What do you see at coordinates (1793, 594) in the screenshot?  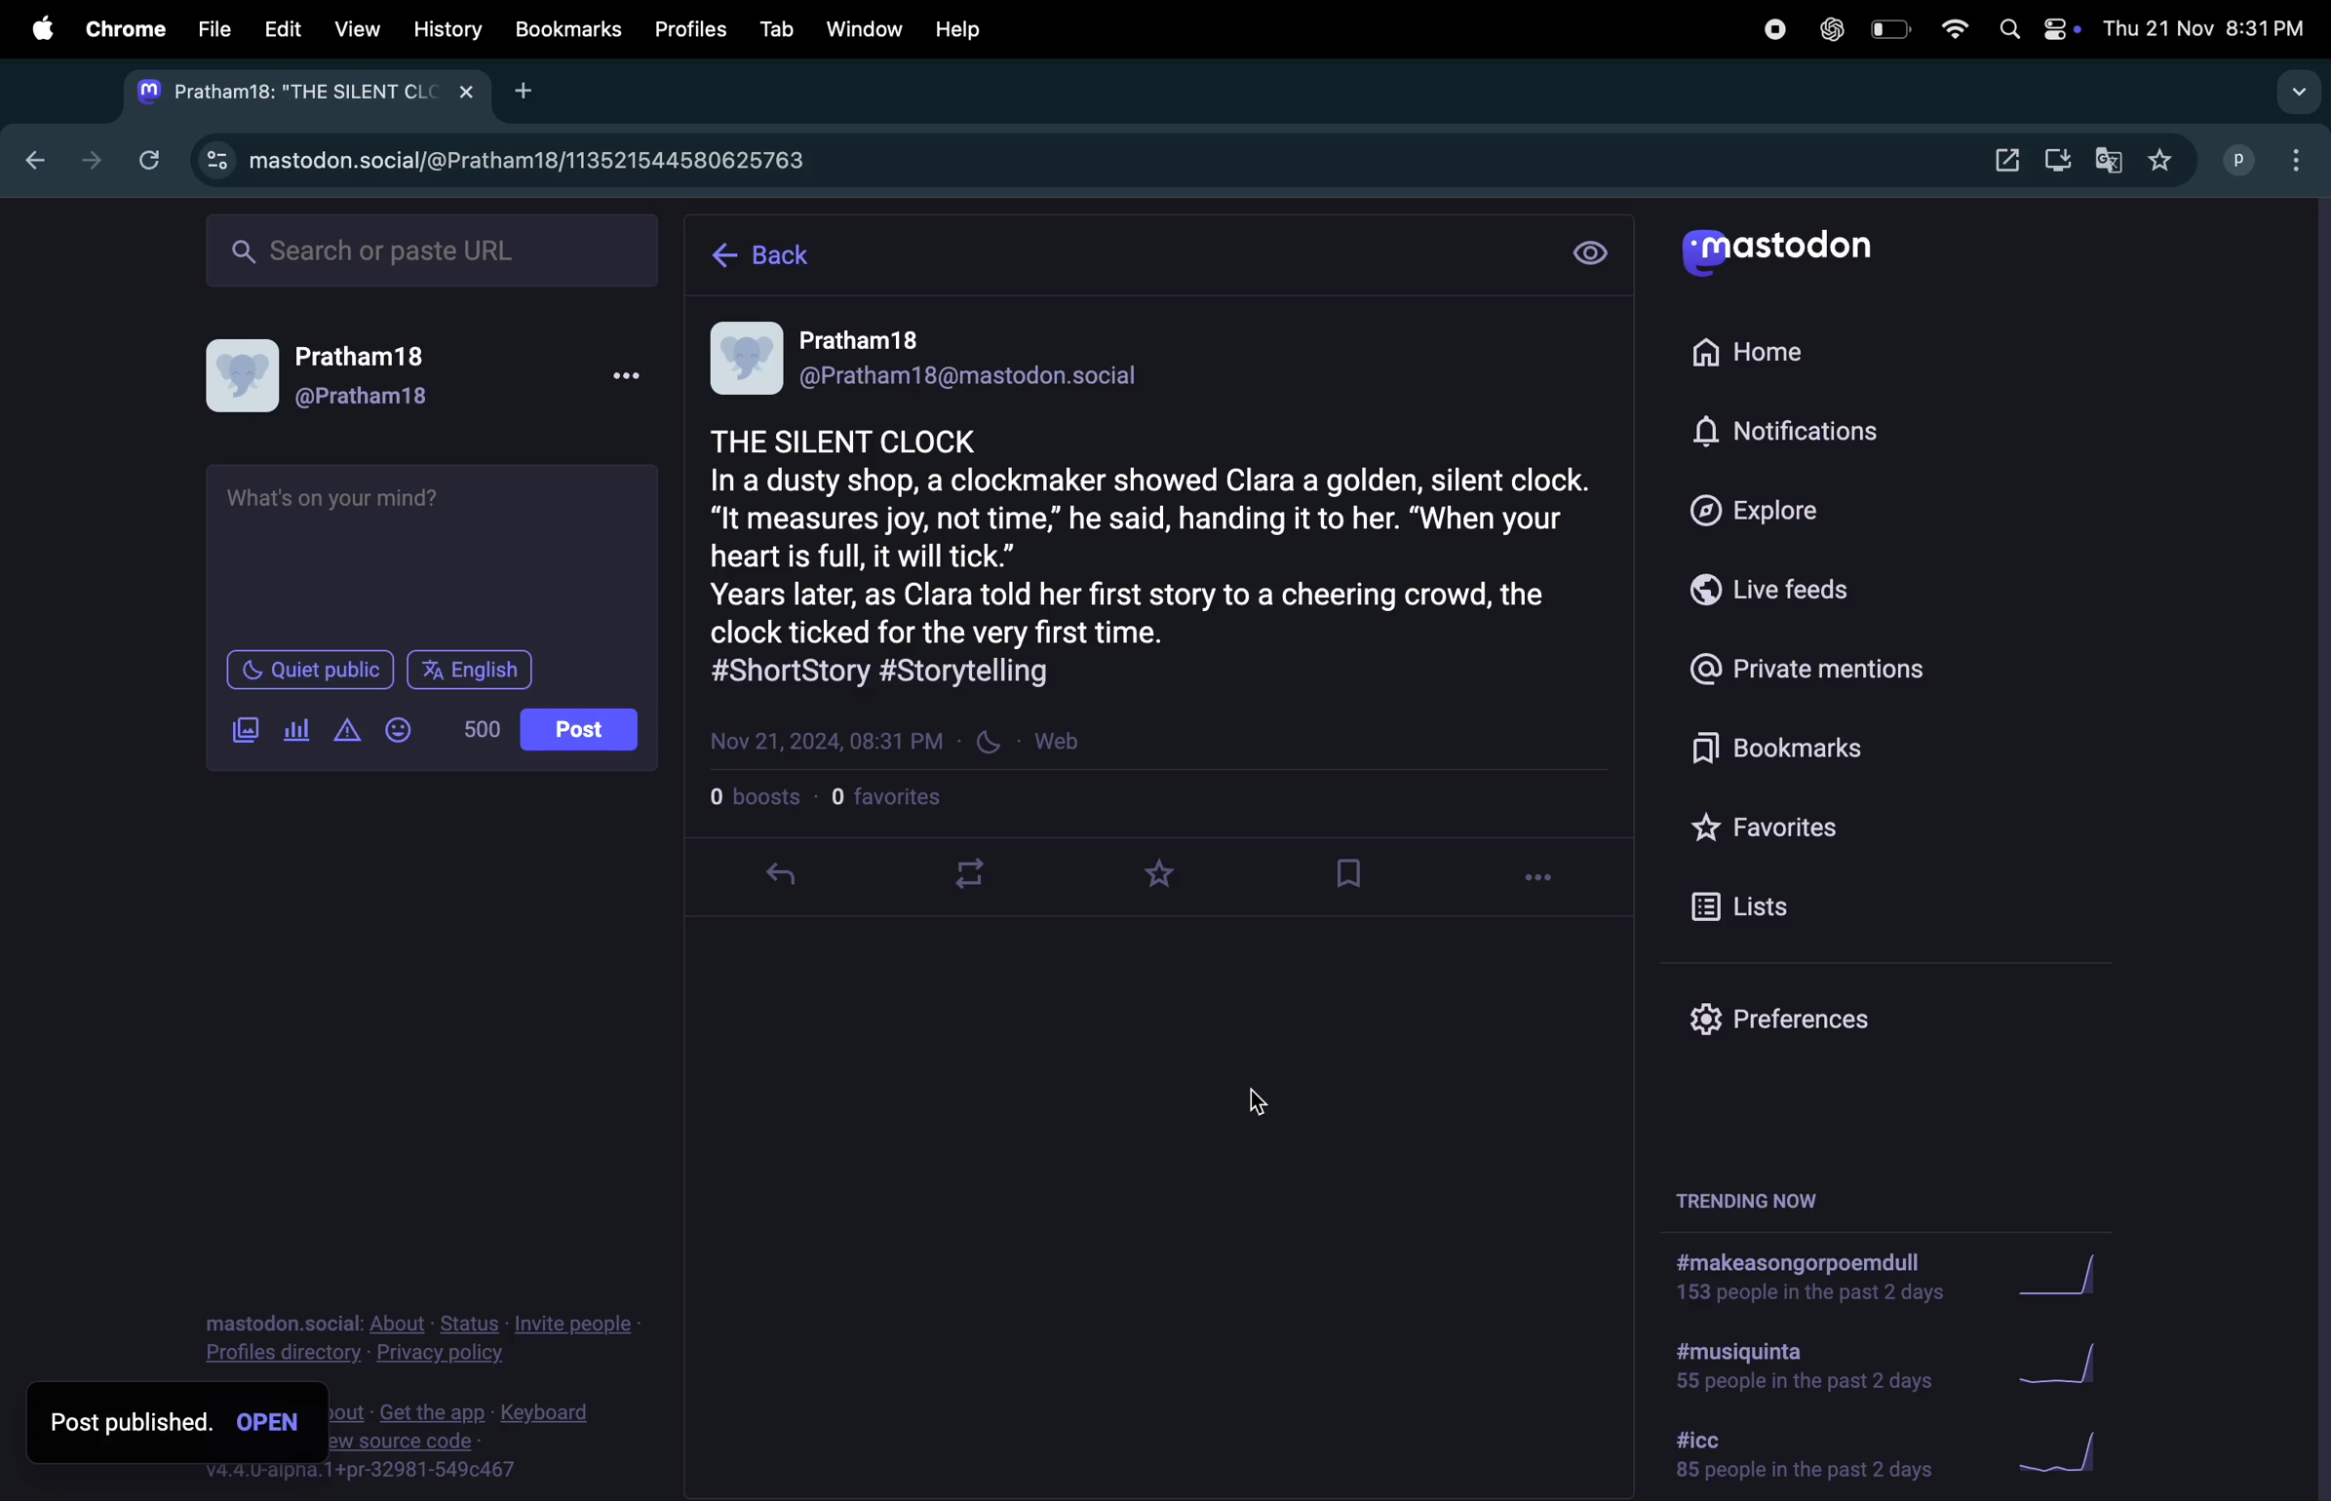 I see `live feeds` at bounding box center [1793, 594].